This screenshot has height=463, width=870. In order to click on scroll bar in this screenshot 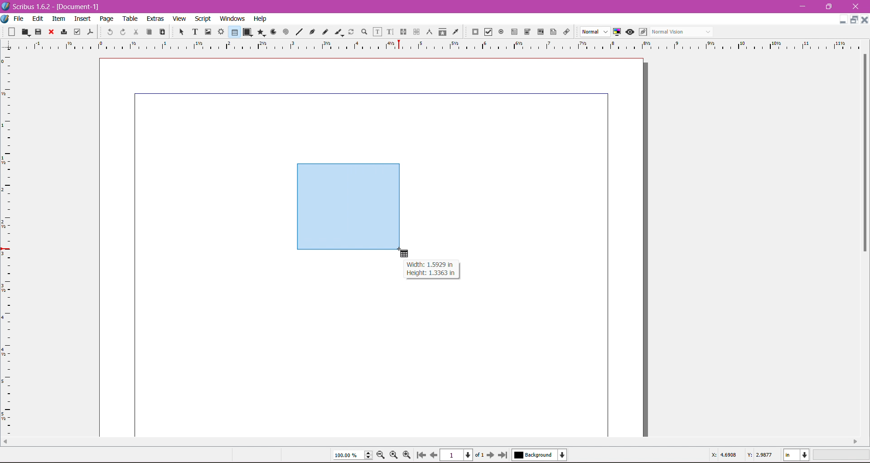, I will do `click(863, 242)`.